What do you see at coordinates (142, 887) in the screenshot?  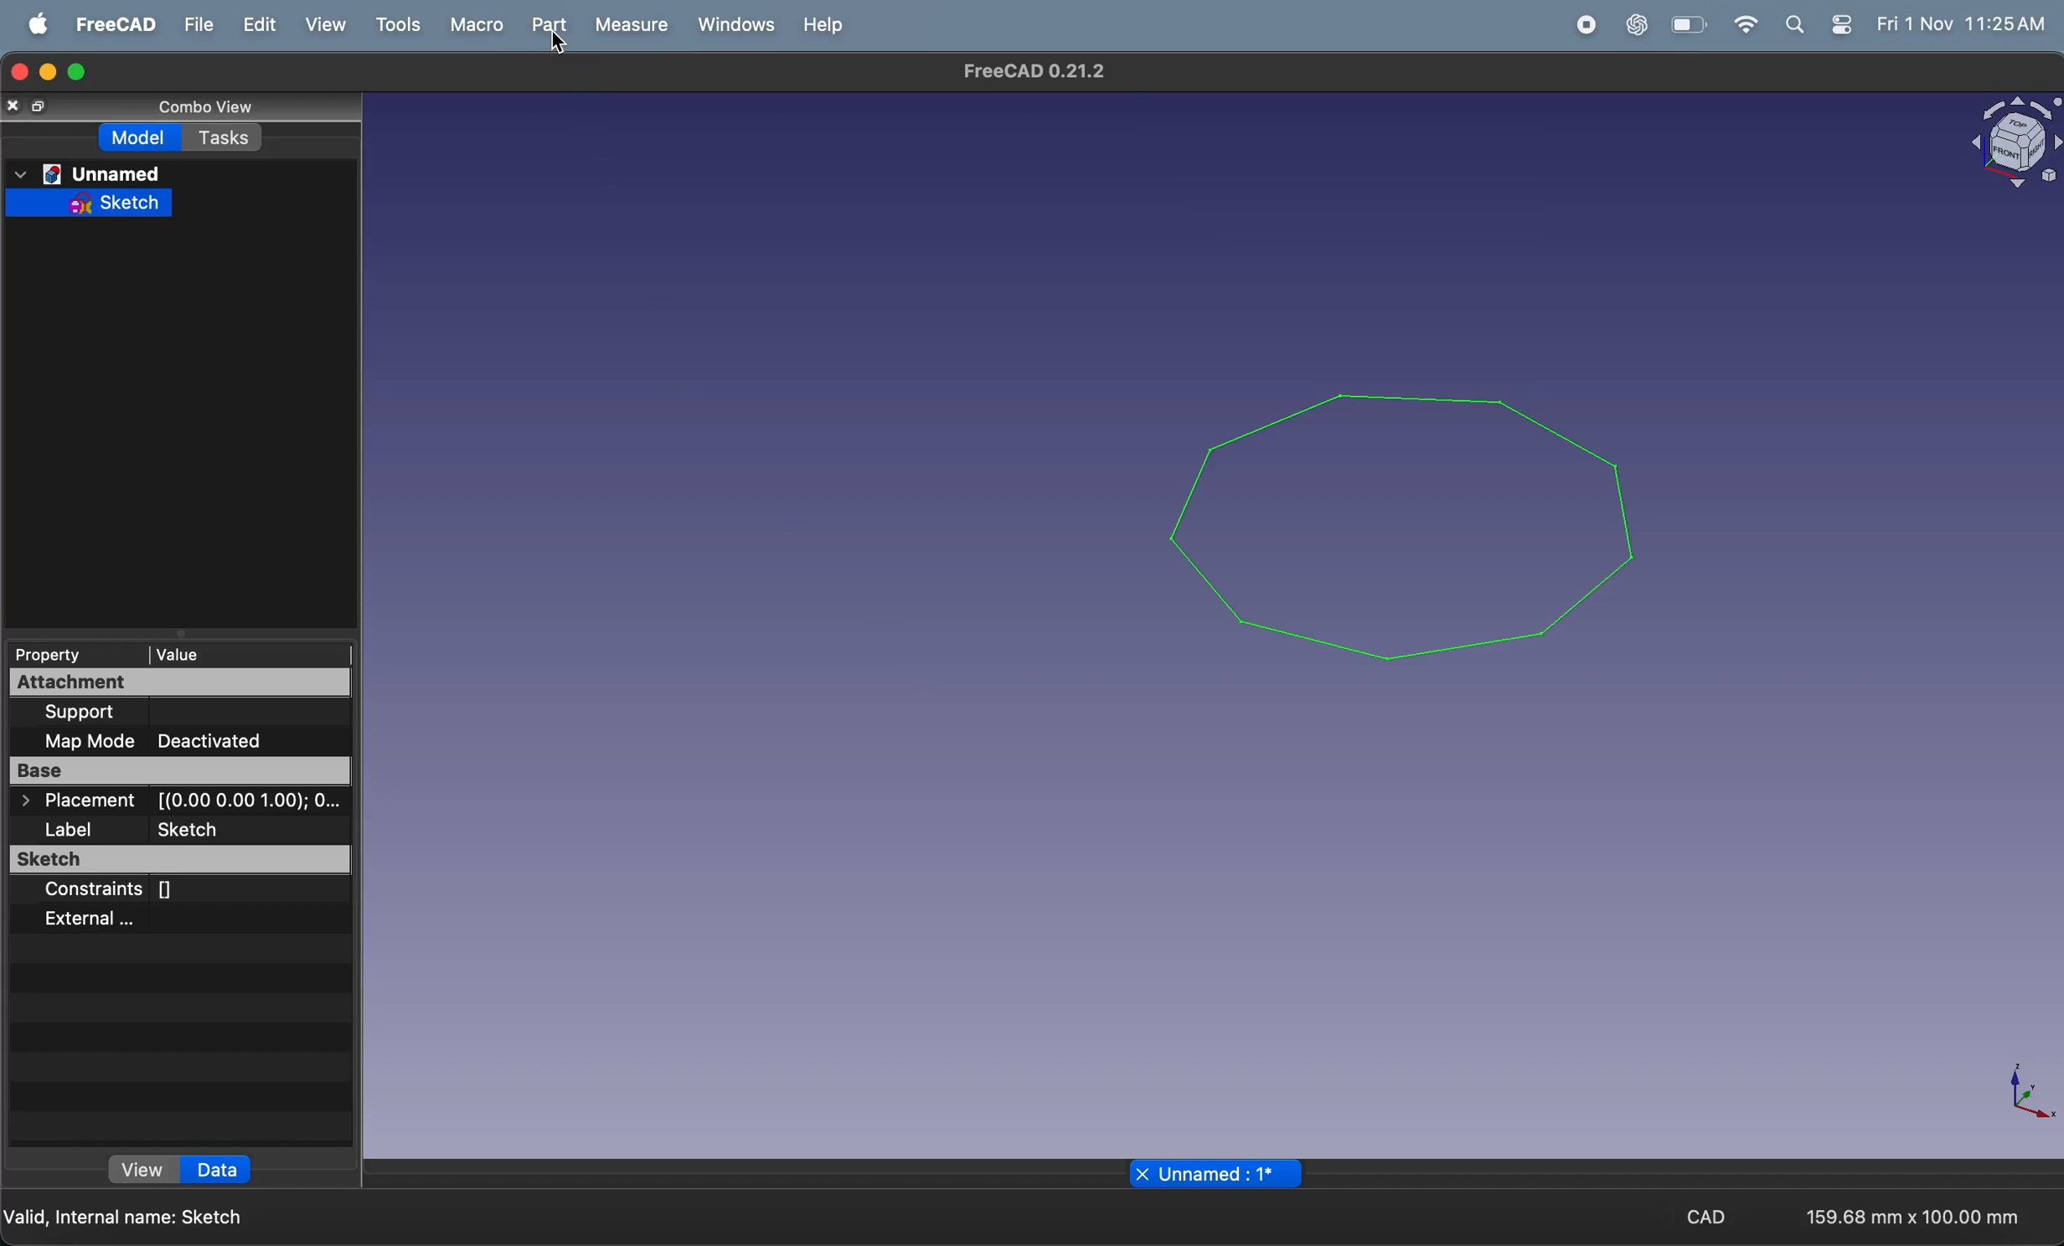 I see `constraints` at bounding box center [142, 887].